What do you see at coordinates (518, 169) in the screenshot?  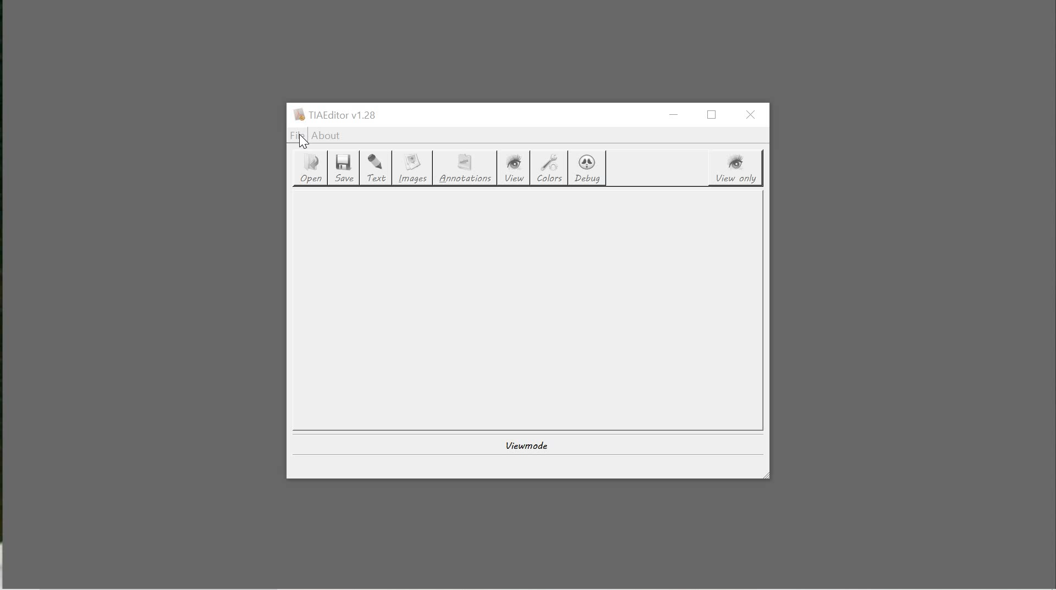 I see `view` at bounding box center [518, 169].